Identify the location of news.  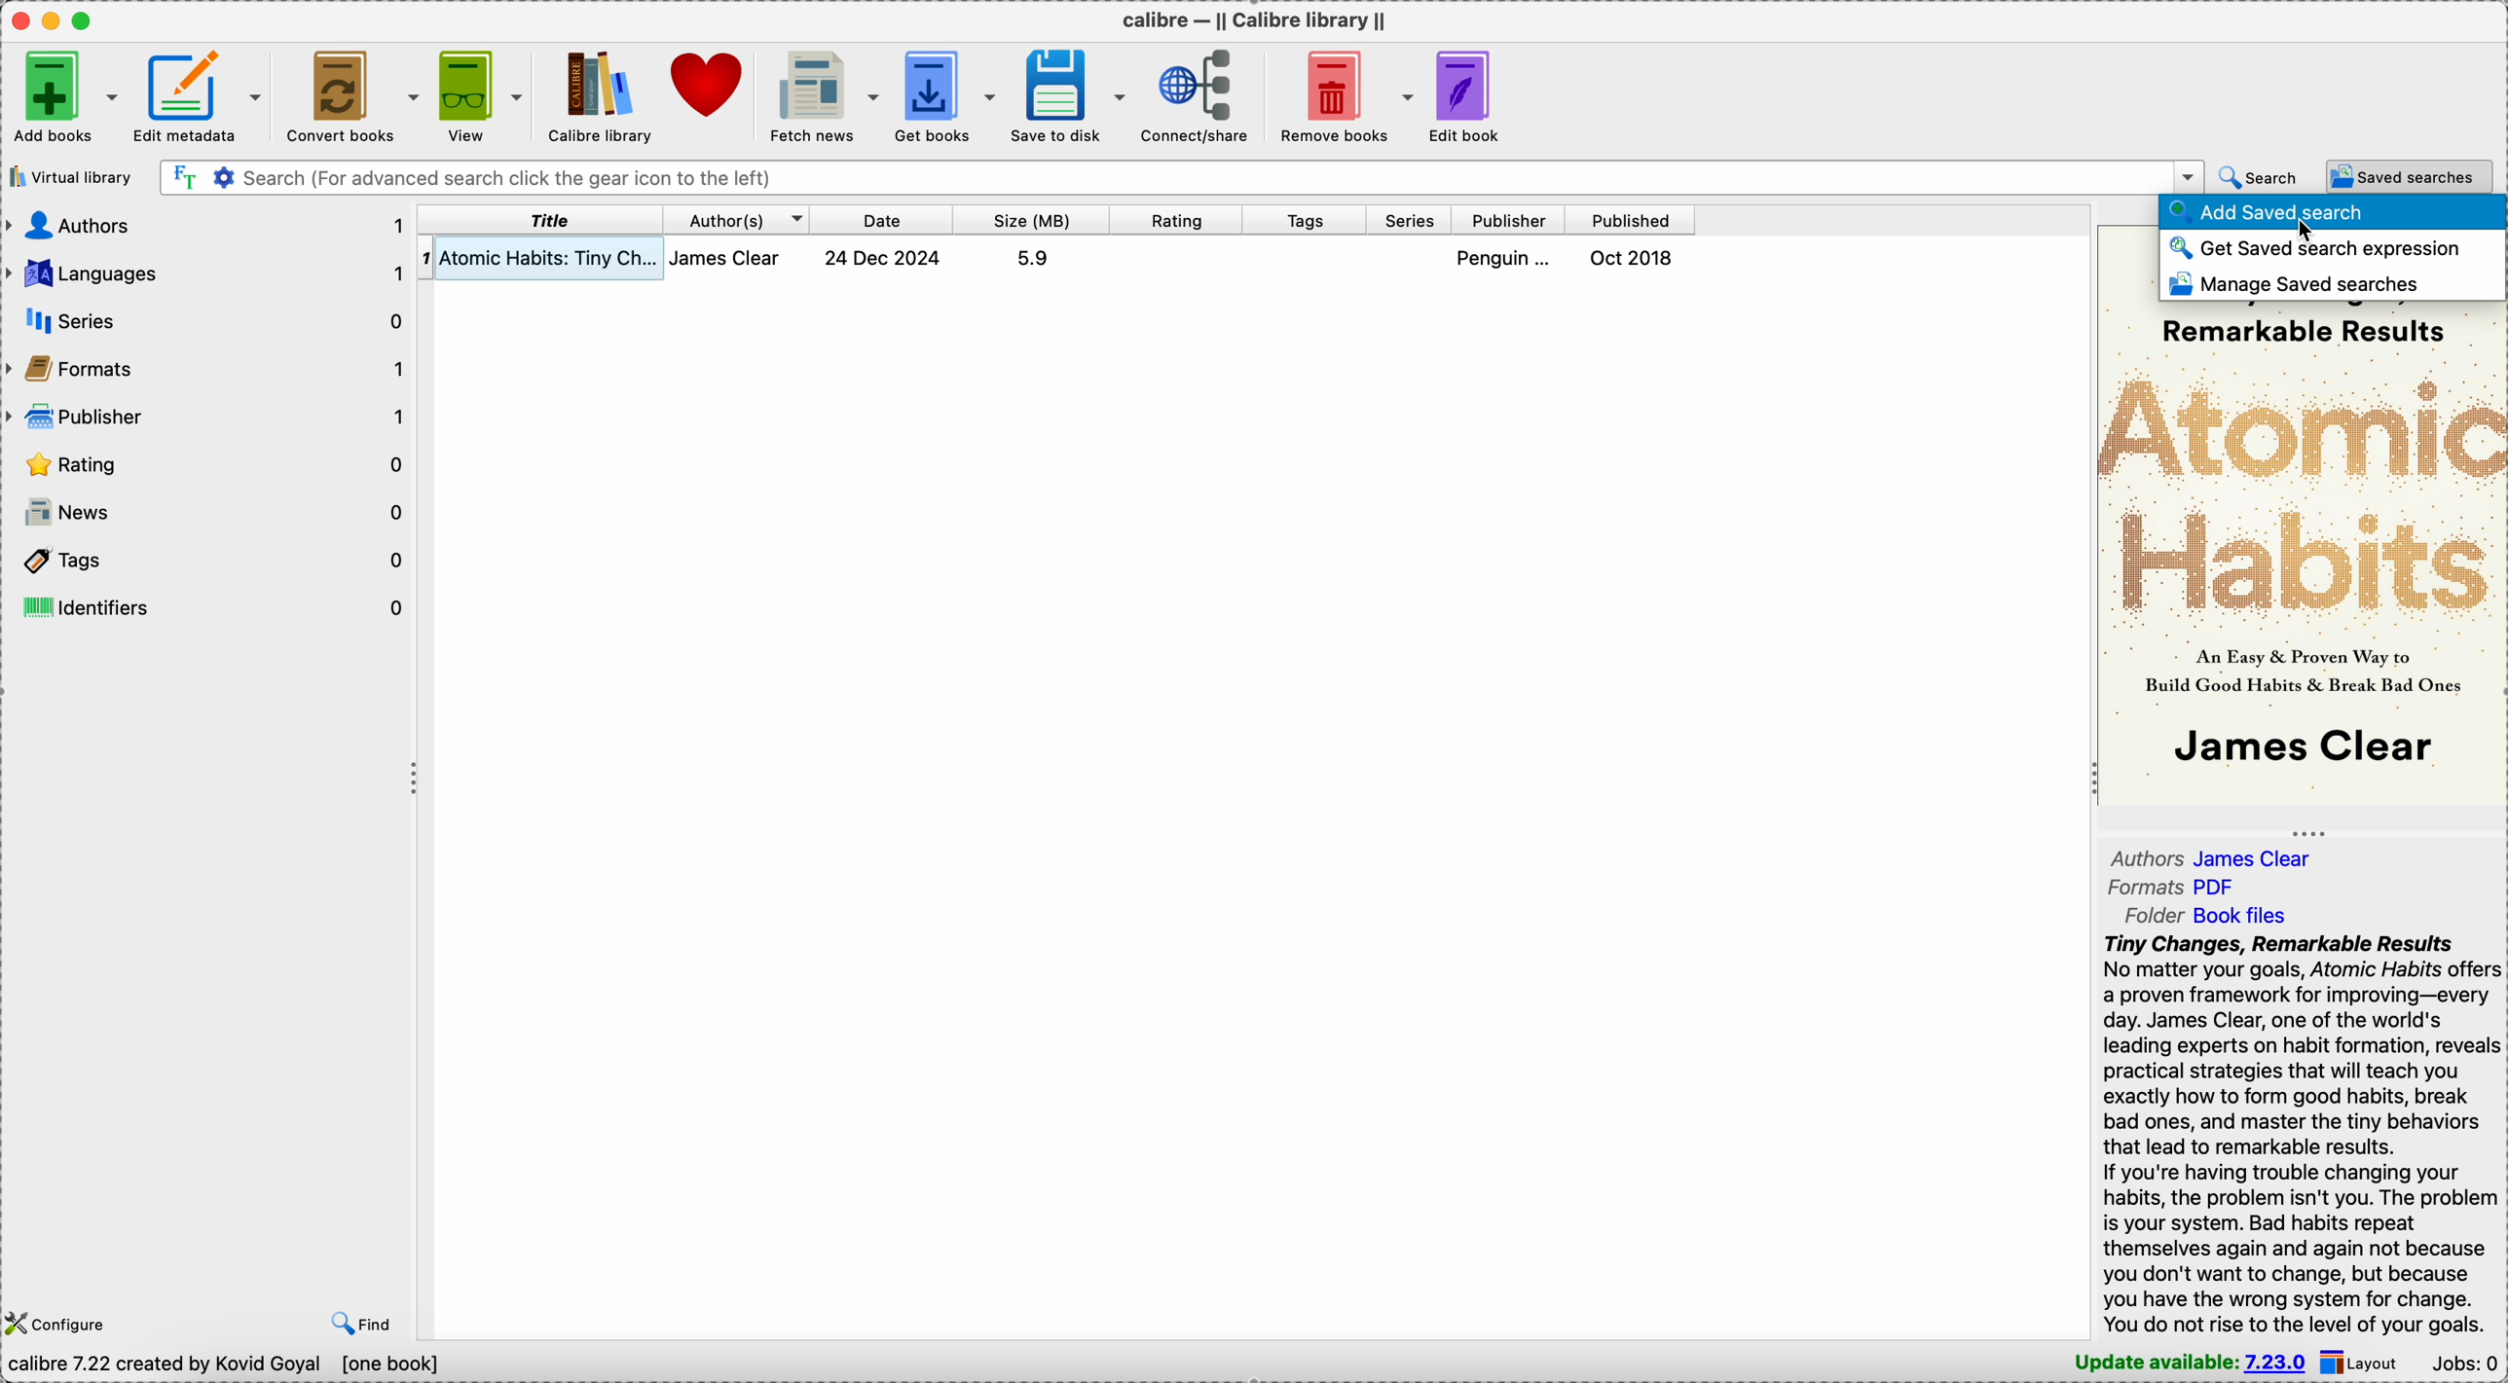
(208, 513).